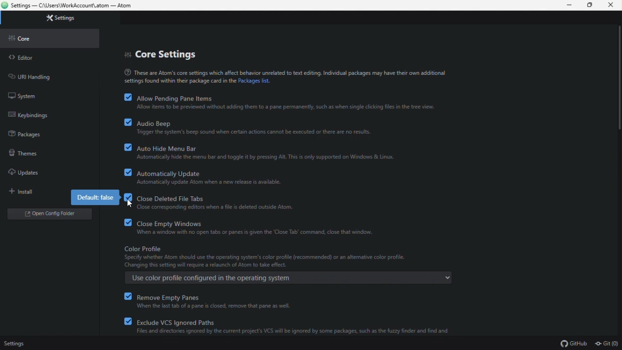  What do you see at coordinates (270, 151) in the screenshot?
I see `auto hide menu barf` at bounding box center [270, 151].